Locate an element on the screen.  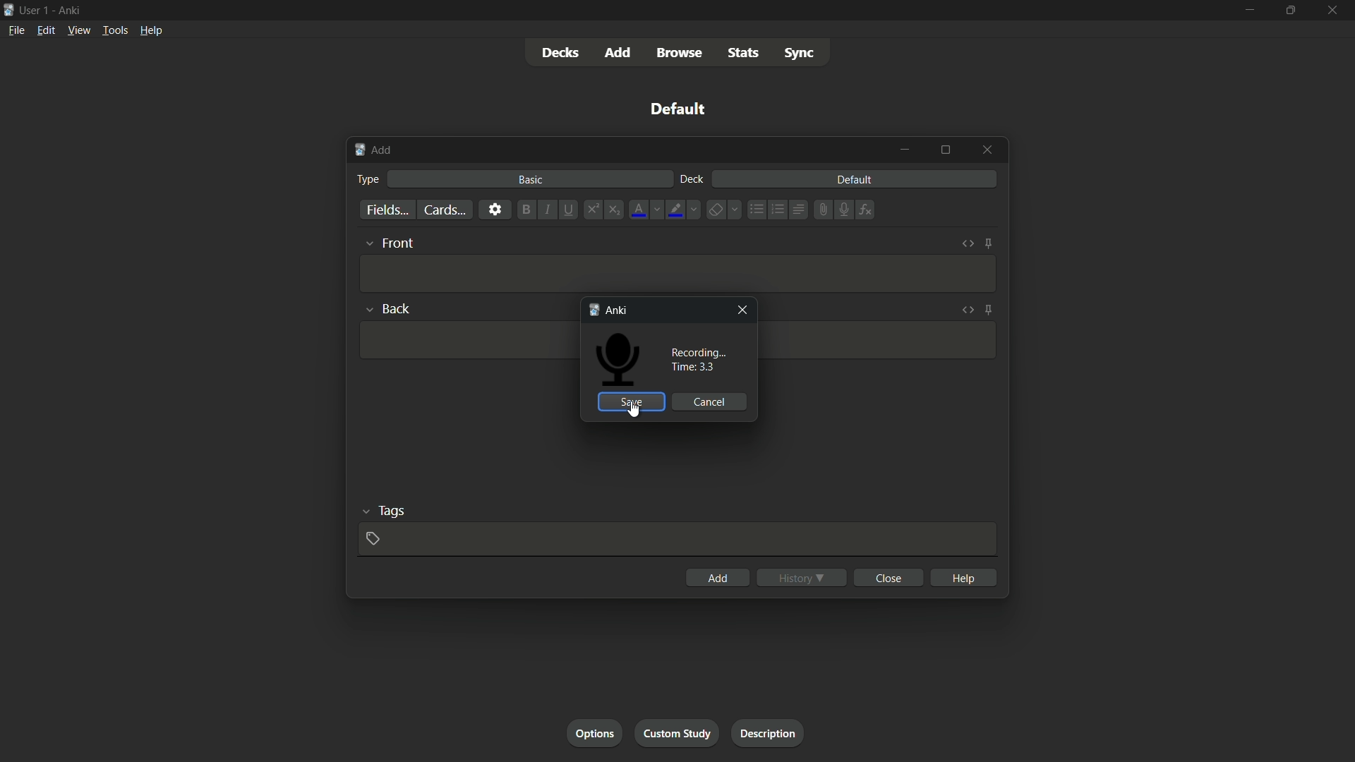
default is located at coordinates (678, 109).